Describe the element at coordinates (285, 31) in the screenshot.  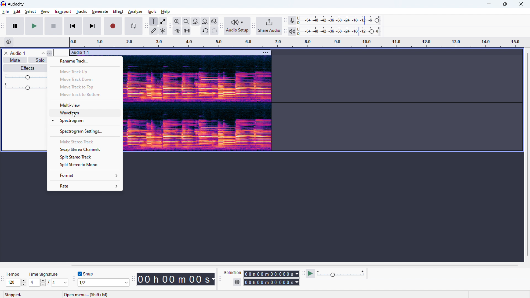
I see `playback meter toolbar` at that location.